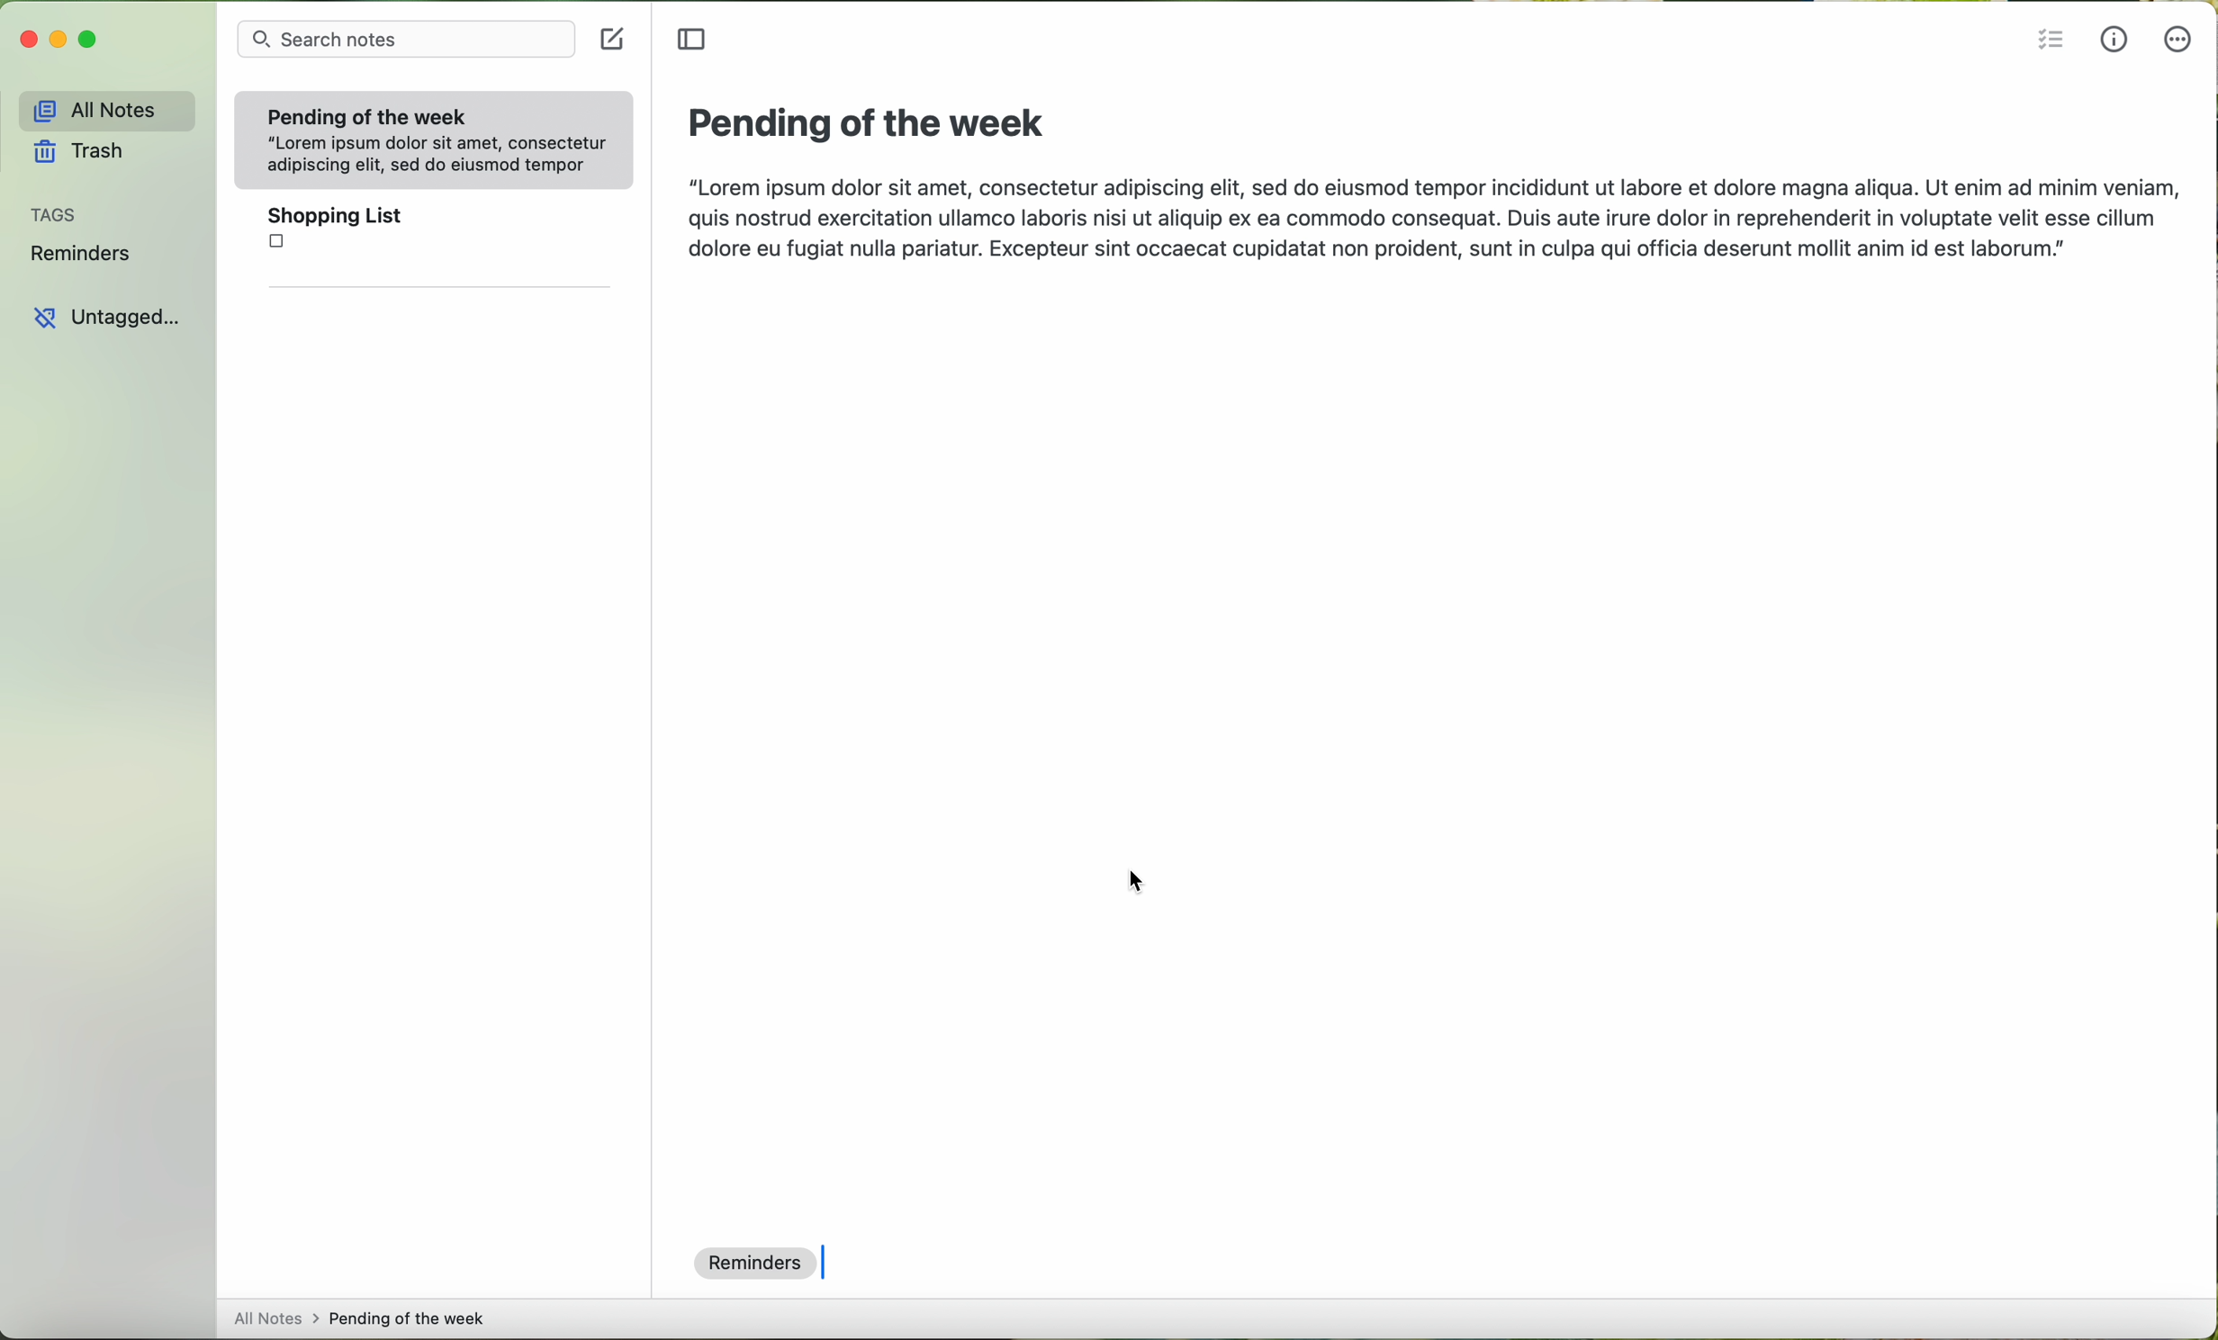  Describe the element at coordinates (617, 40) in the screenshot. I see `create a note` at that location.